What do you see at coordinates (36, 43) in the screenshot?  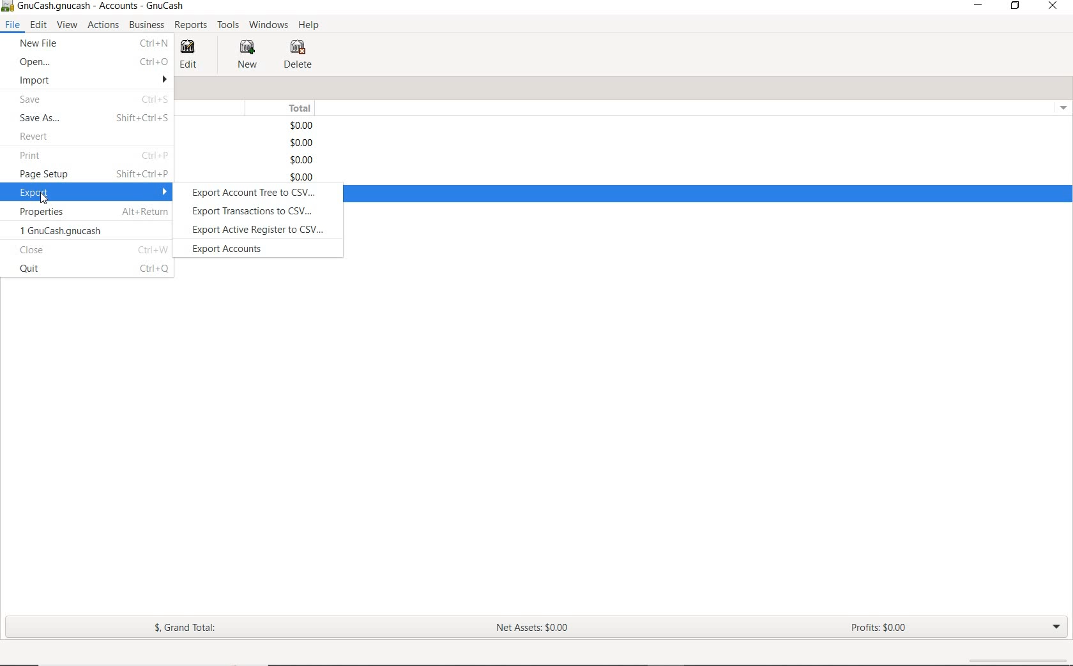 I see `NEW FILE` at bounding box center [36, 43].